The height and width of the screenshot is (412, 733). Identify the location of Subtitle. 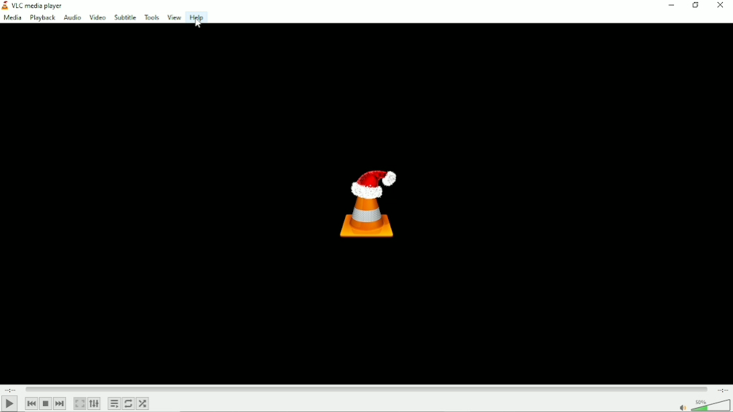
(125, 17).